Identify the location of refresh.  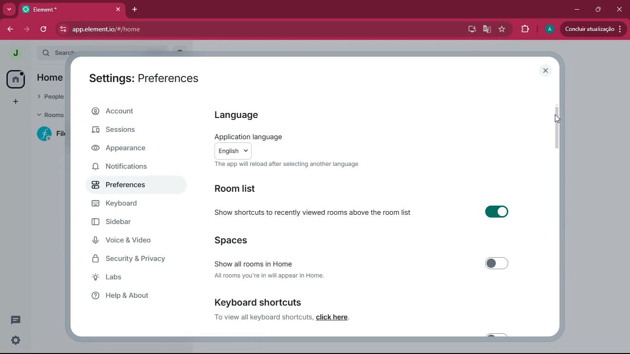
(44, 29).